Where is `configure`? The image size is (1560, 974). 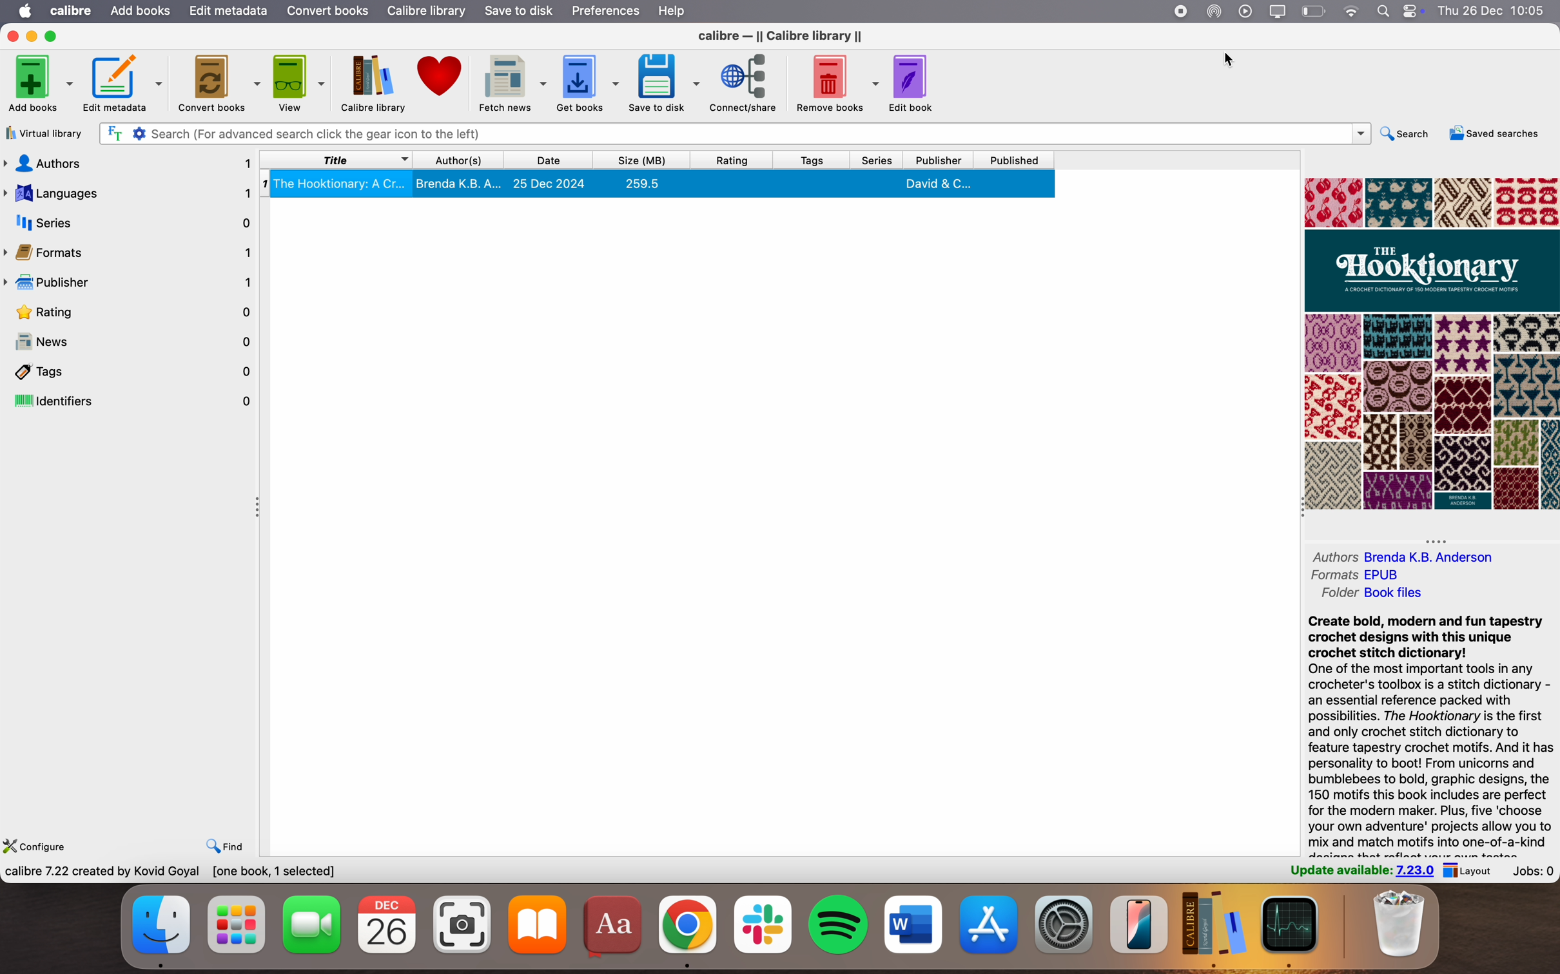 configure is located at coordinates (36, 845).